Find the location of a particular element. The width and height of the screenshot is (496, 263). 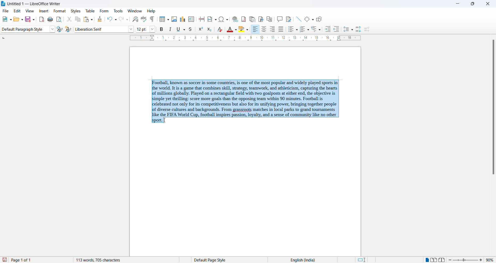

find and replace is located at coordinates (135, 19).